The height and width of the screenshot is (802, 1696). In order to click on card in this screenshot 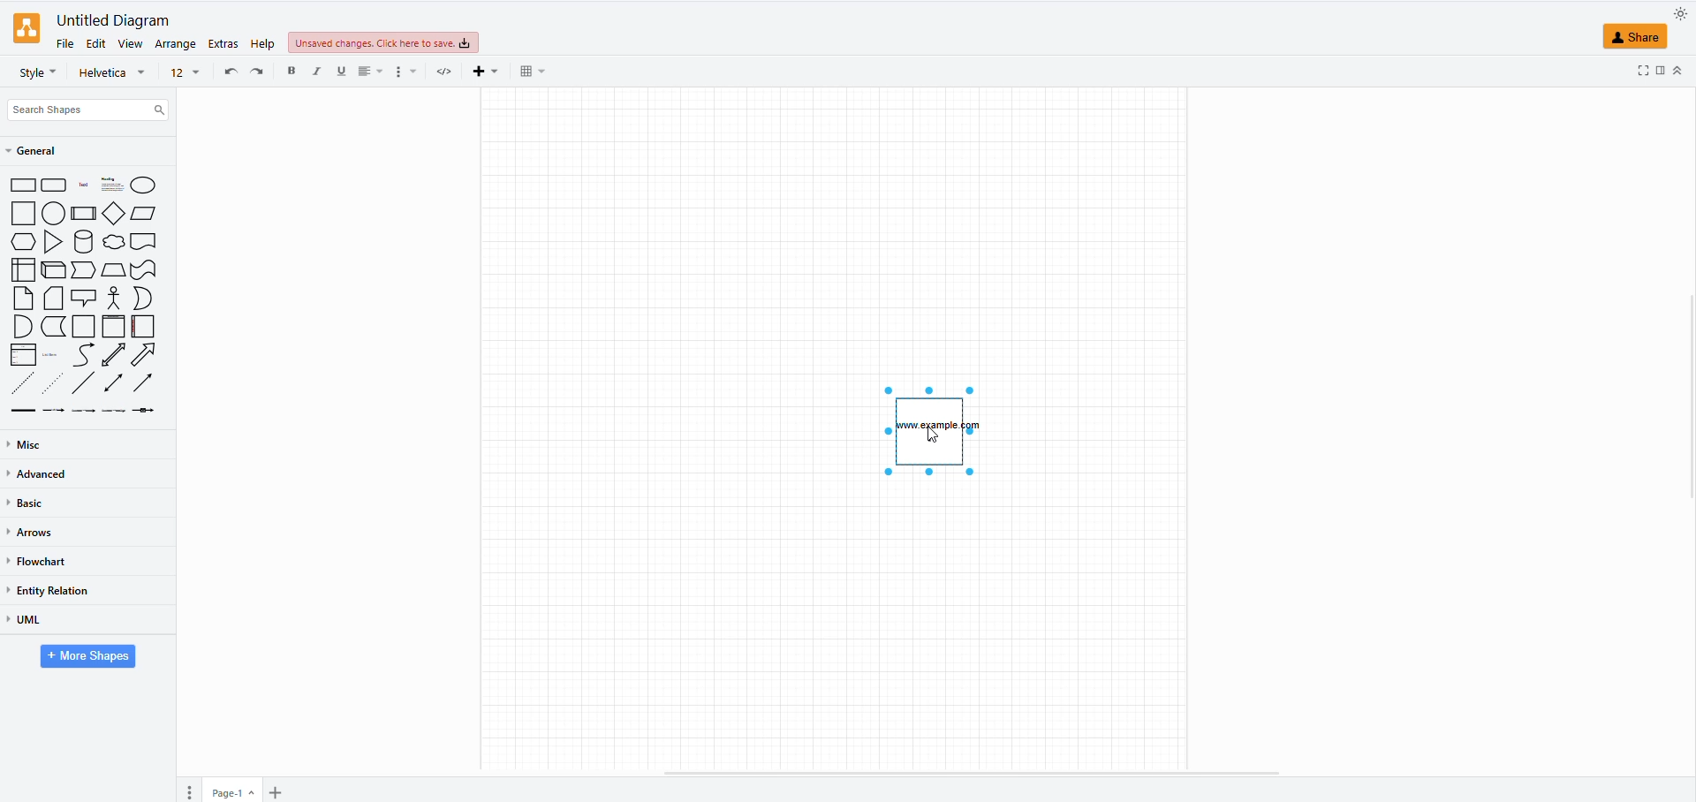, I will do `click(55, 299)`.